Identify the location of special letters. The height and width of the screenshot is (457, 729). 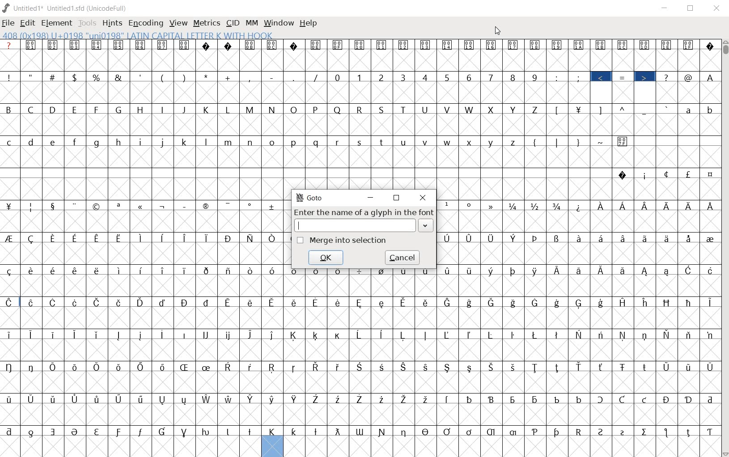
(363, 400).